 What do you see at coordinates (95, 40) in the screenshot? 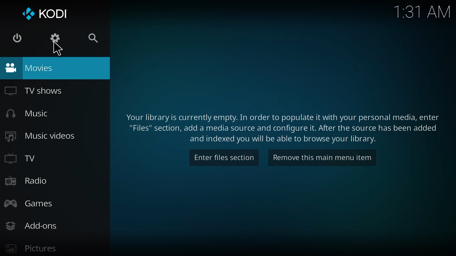
I see `search` at bounding box center [95, 40].